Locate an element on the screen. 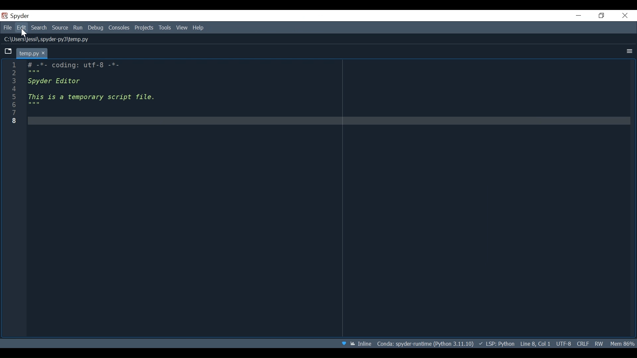 The width and height of the screenshot is (637, 358). close is located at coordinates (46, 53).